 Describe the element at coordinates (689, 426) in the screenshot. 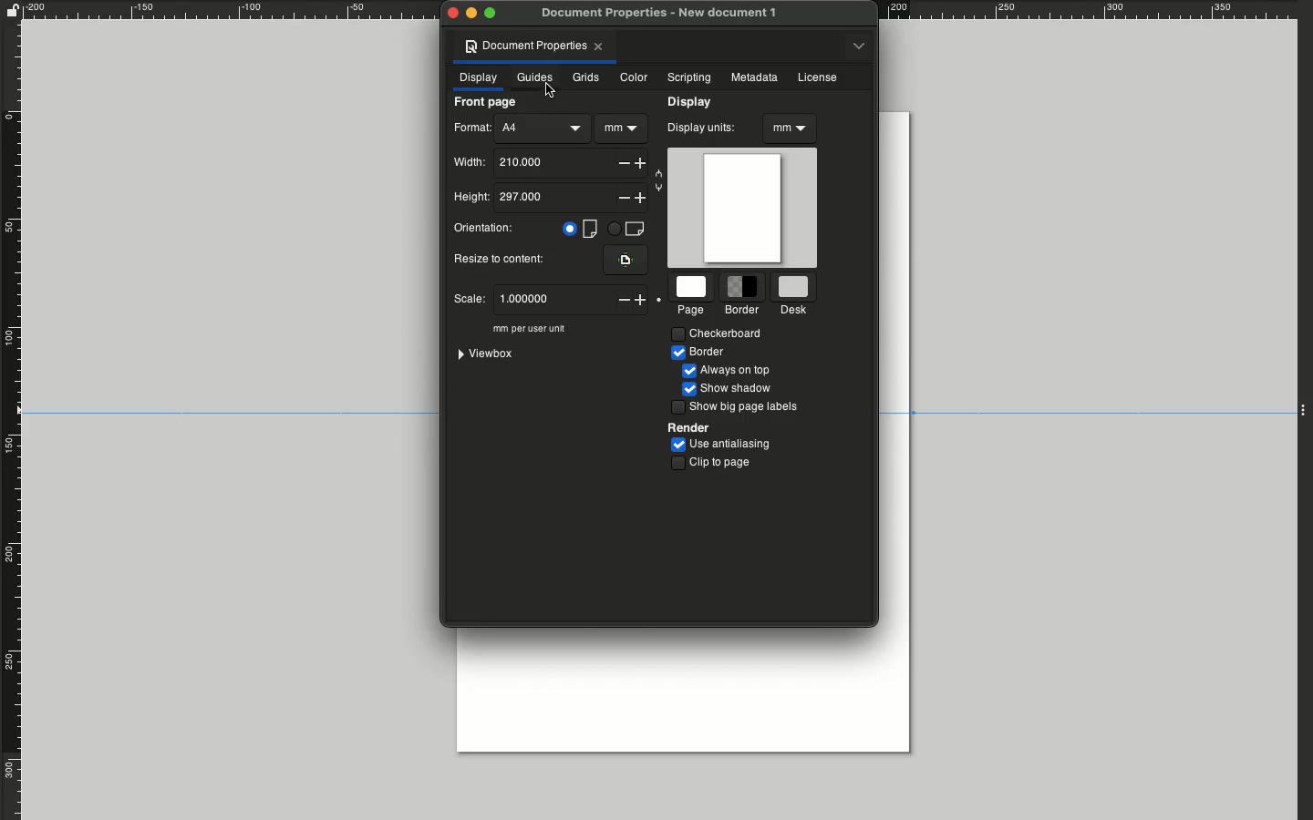

I see `Render` at that location.